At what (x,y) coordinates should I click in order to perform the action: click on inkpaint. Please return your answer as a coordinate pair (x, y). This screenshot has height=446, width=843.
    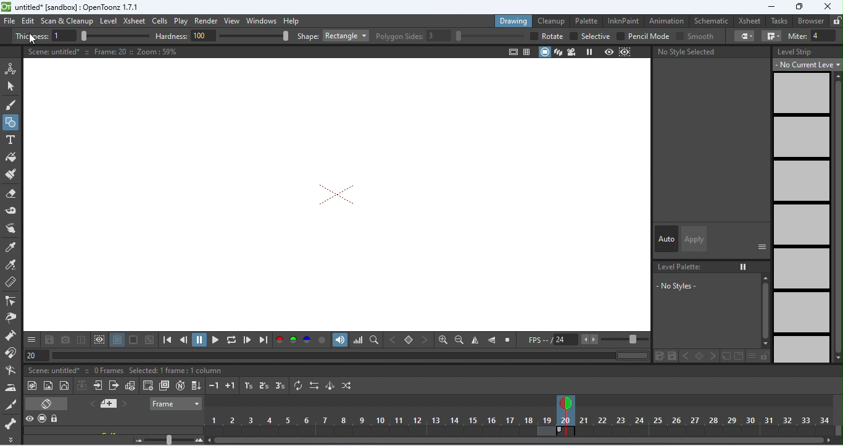
    Looking at the image, I should click on (623, 20).